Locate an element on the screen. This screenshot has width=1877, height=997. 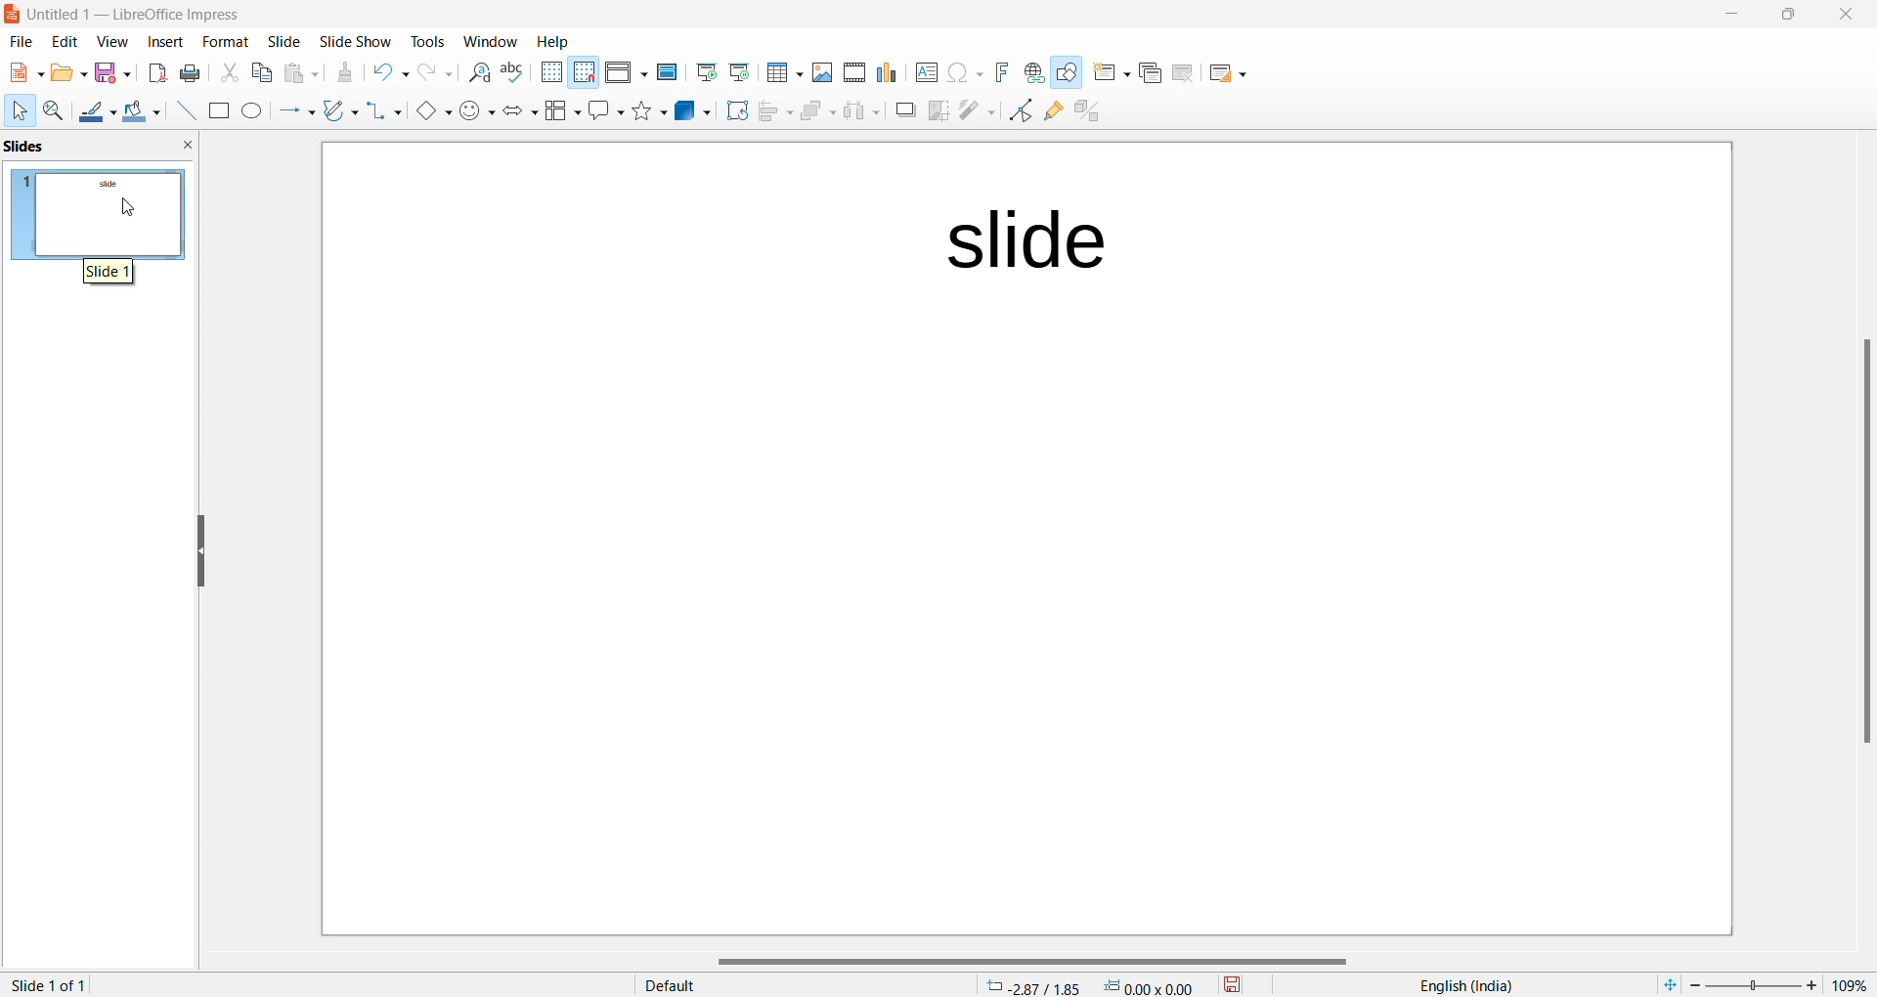
insert is located at coordinates (156, 43).